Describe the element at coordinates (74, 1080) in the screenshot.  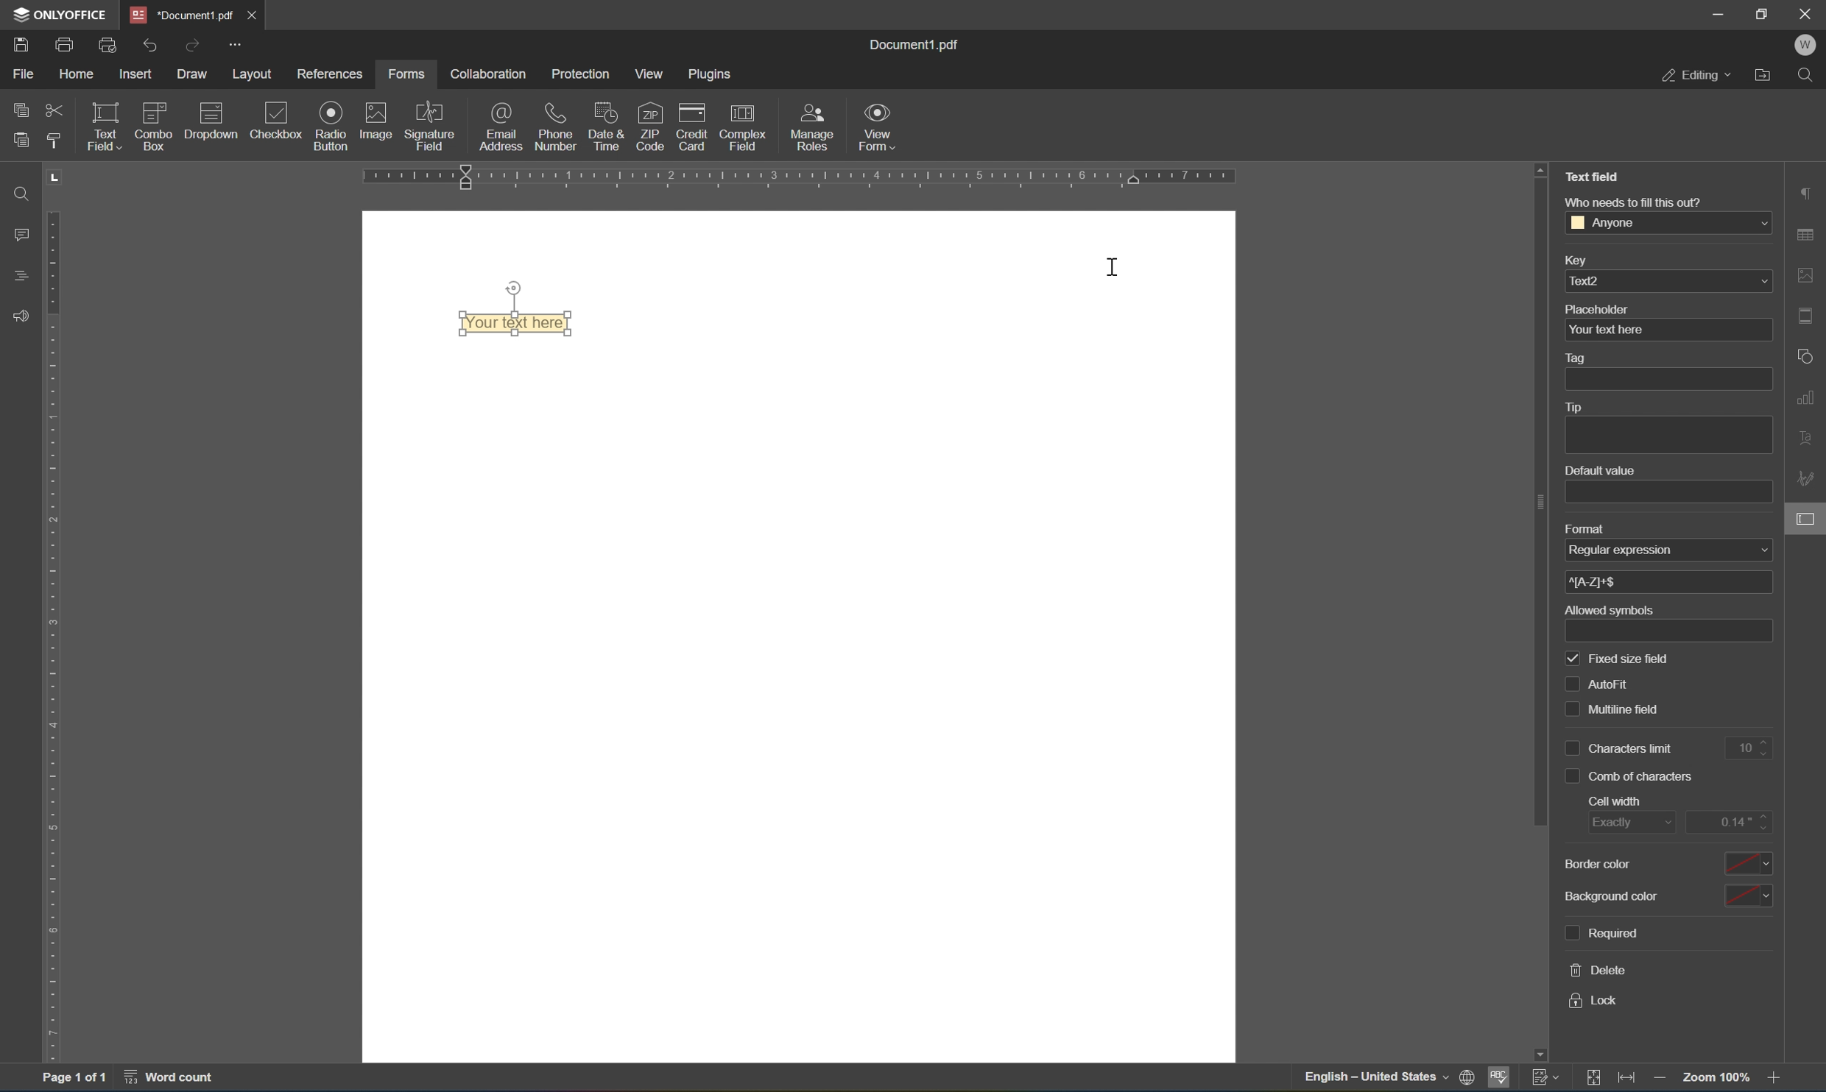
I see `page 1 of 1` at that location.